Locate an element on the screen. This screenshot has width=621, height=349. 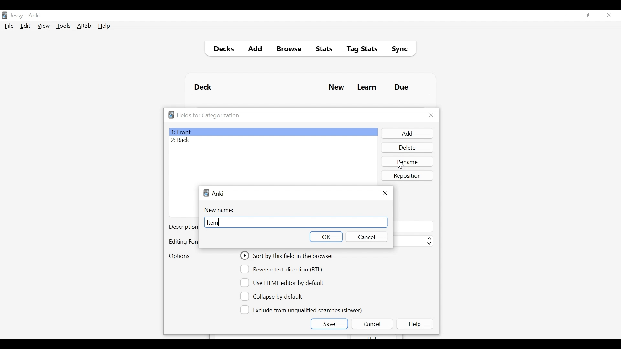
(un)select Sort by this field in the browser is located at coordinates (288, 256).